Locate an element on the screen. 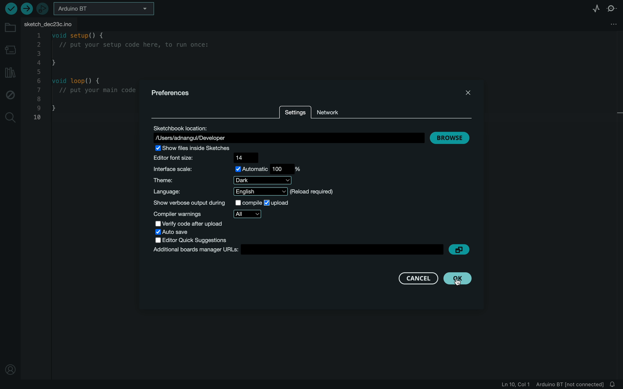  selected is located at coordinates (278, 203).